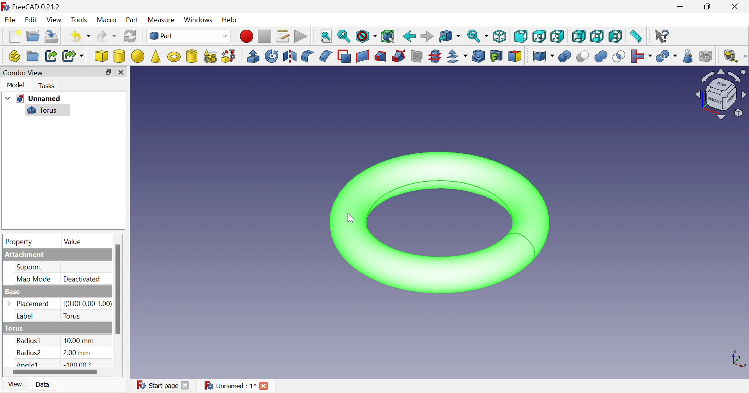 Image resolution: width=749 pixels, height=393 pixels. What do you see at coordinates (162, 19) in the screenshot?
I see `Measure` at bounding box center [162, 19].